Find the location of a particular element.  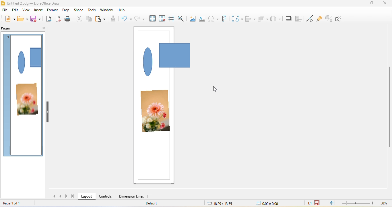

new is located at coordinates (8, 19).